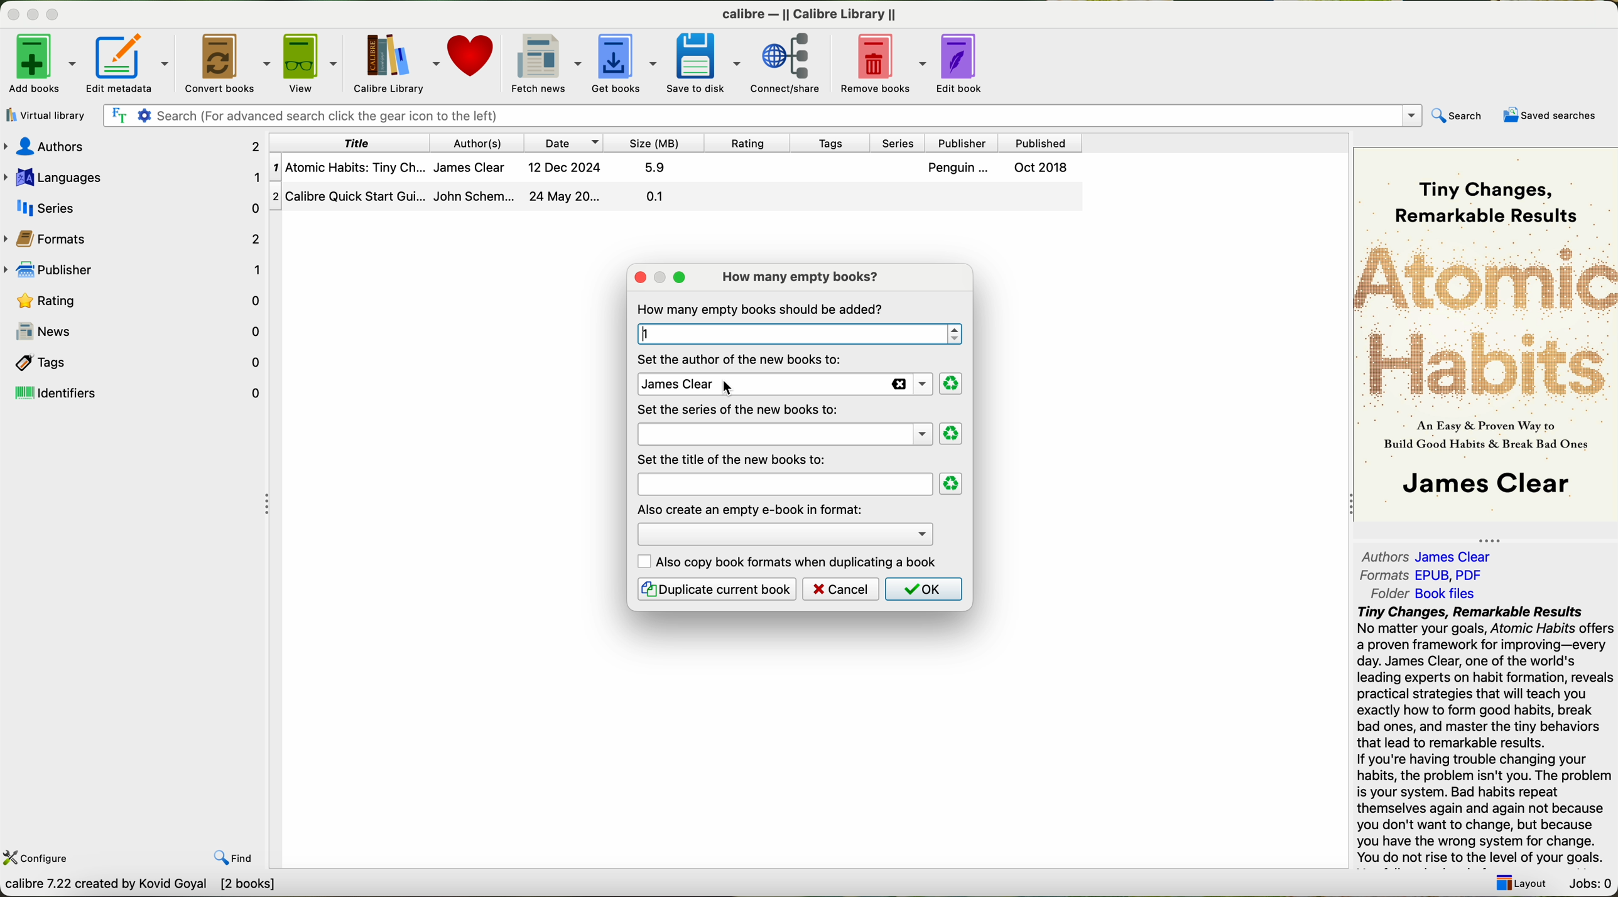 The width and height of the screenshot is (1618, 897). What do you see at coordinates (742, 358) in the screenshot?
I see `set the author of the new books to` at bounding box center [742, 358].